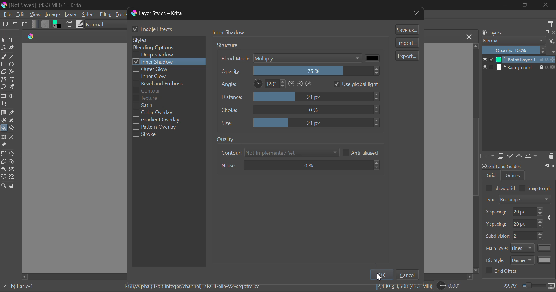 The image size is (556, 292). Describe the element at coordinates (526, 5) in the screenshot. I see `Minimize` at that location.